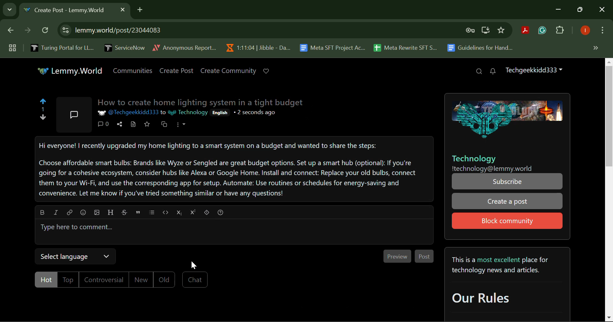 The width and height of the screenshot is (613, 322). Describe the element at coordinates (507, 201) in the screenshot. I see `Create a post Button` at that location.